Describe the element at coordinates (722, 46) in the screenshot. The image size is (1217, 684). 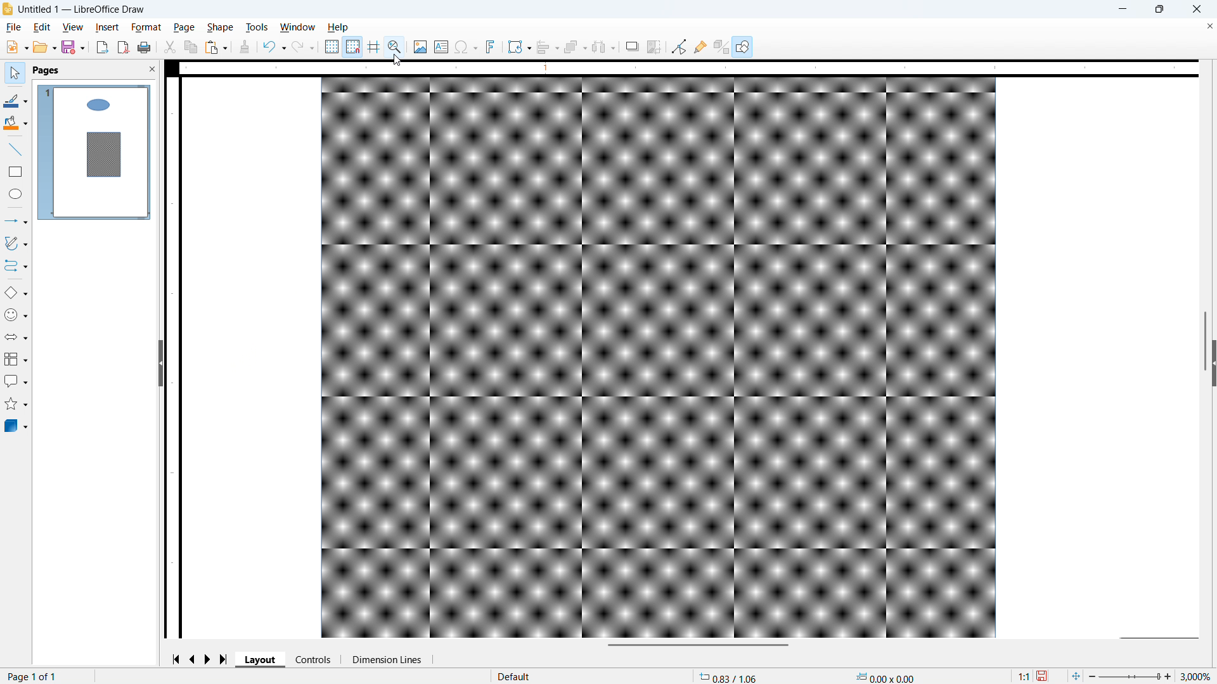
I see `Toggle extrusion ` at that location.